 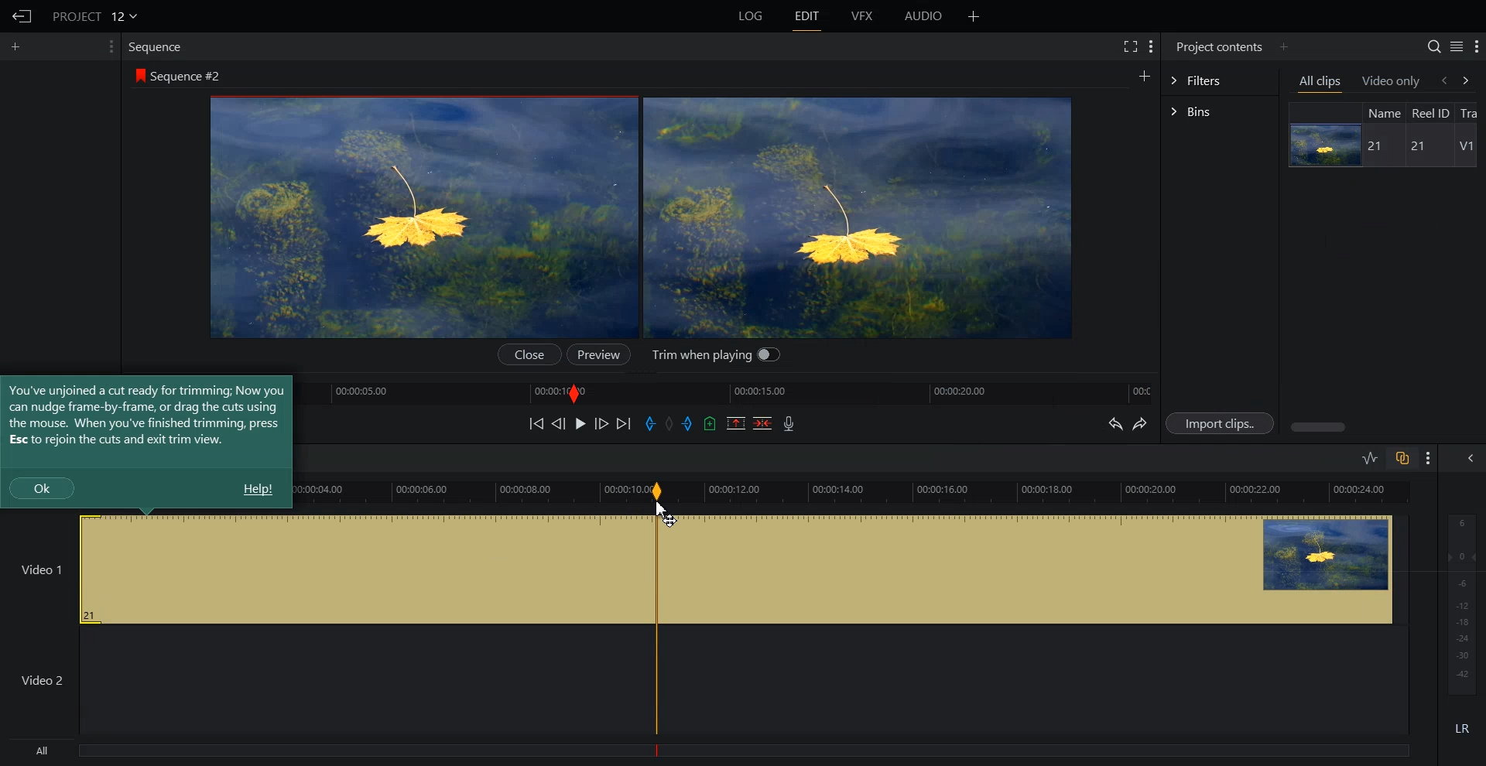 What do you see at coordinates (1456, 46) in the screenshot?
I see `Toggle between list and tile view` at bounding box center [1456, 46].